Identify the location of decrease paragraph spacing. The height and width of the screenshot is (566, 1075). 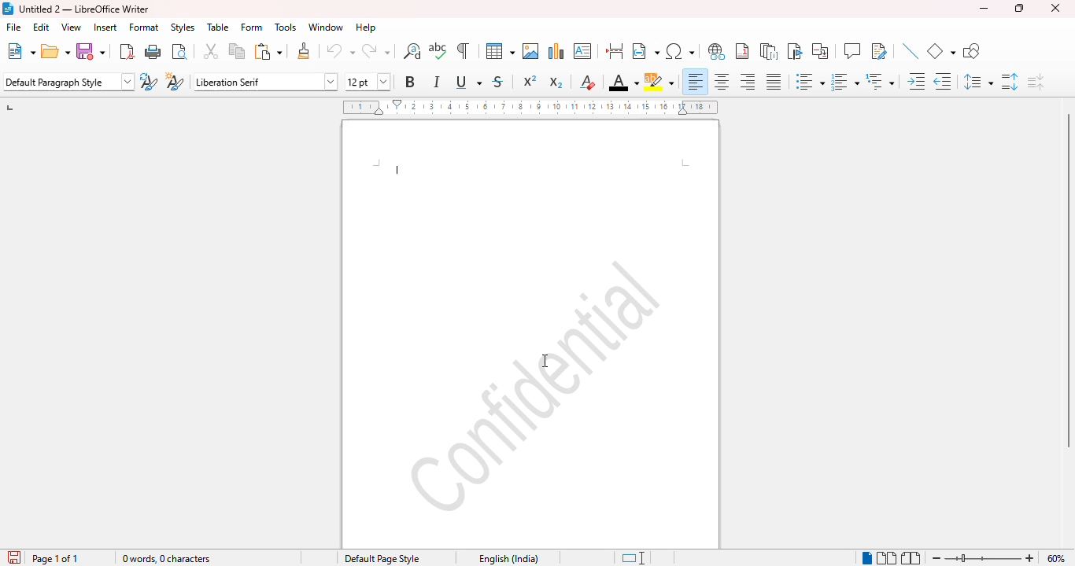
(1036, 83).